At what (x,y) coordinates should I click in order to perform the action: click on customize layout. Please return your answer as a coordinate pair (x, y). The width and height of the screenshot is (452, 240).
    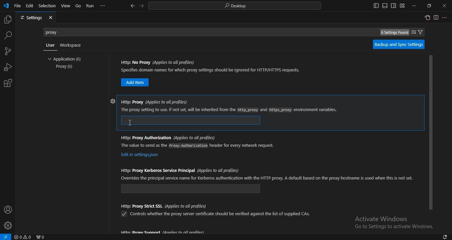
    Looking at the image, I should click on (403, 5).